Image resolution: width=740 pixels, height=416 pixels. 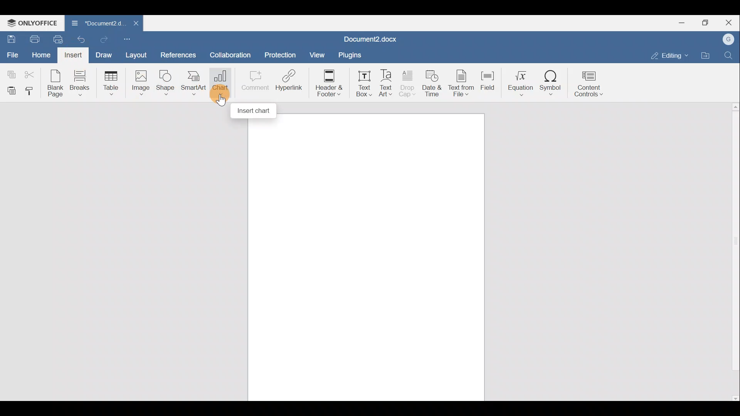 What do you see at coordinates (130, 39) in the screenshot?
I see `Customize quick access toolbar` at bounding box center [130, 39].